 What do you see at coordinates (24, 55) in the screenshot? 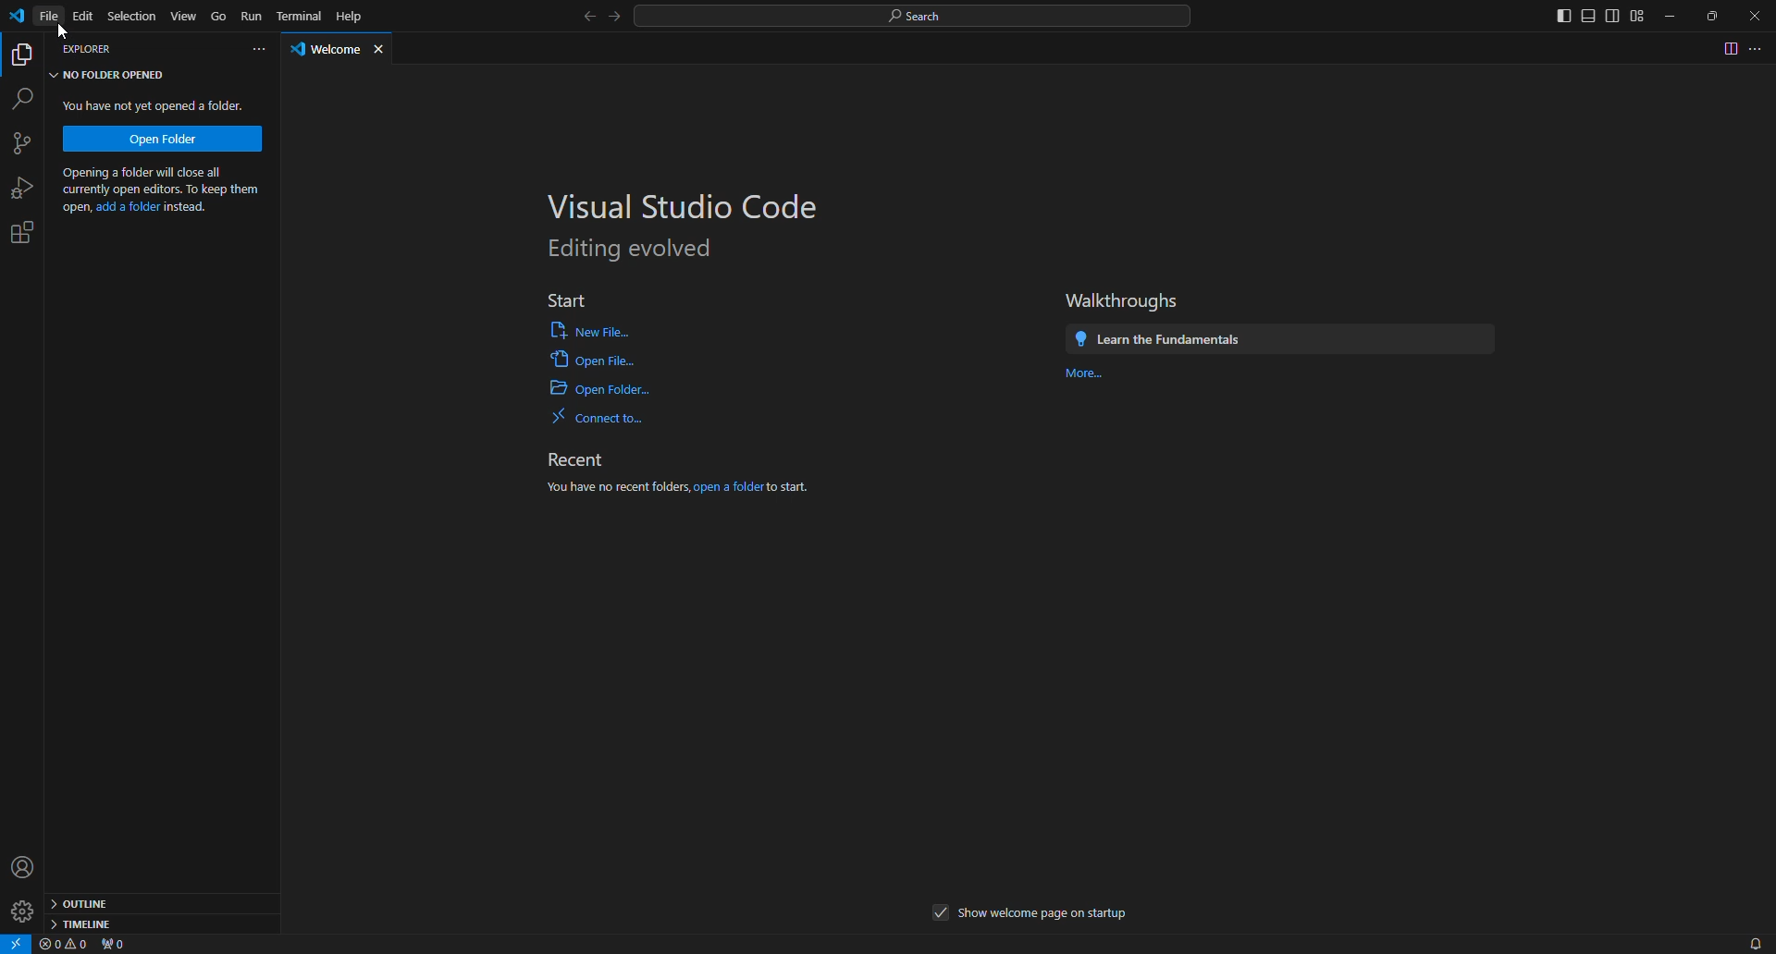
I see `explorer` at bounding box center [24, 55].